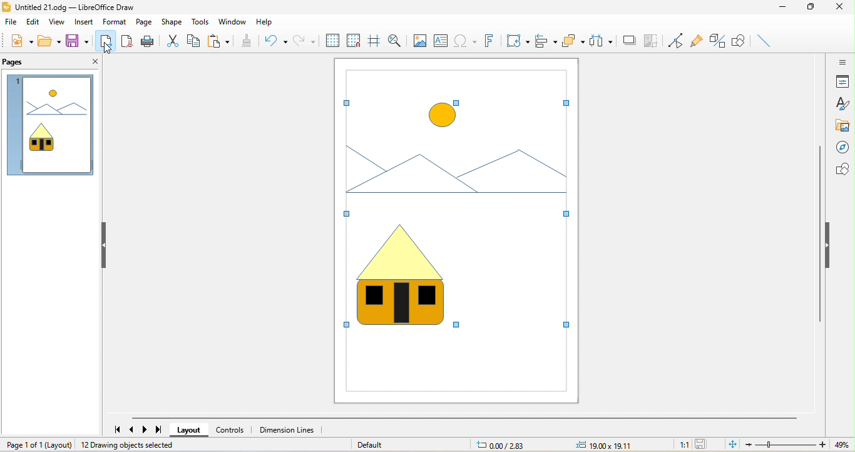 This screenshot has width=855, height=452. I want to click on last, so click(159, 430).